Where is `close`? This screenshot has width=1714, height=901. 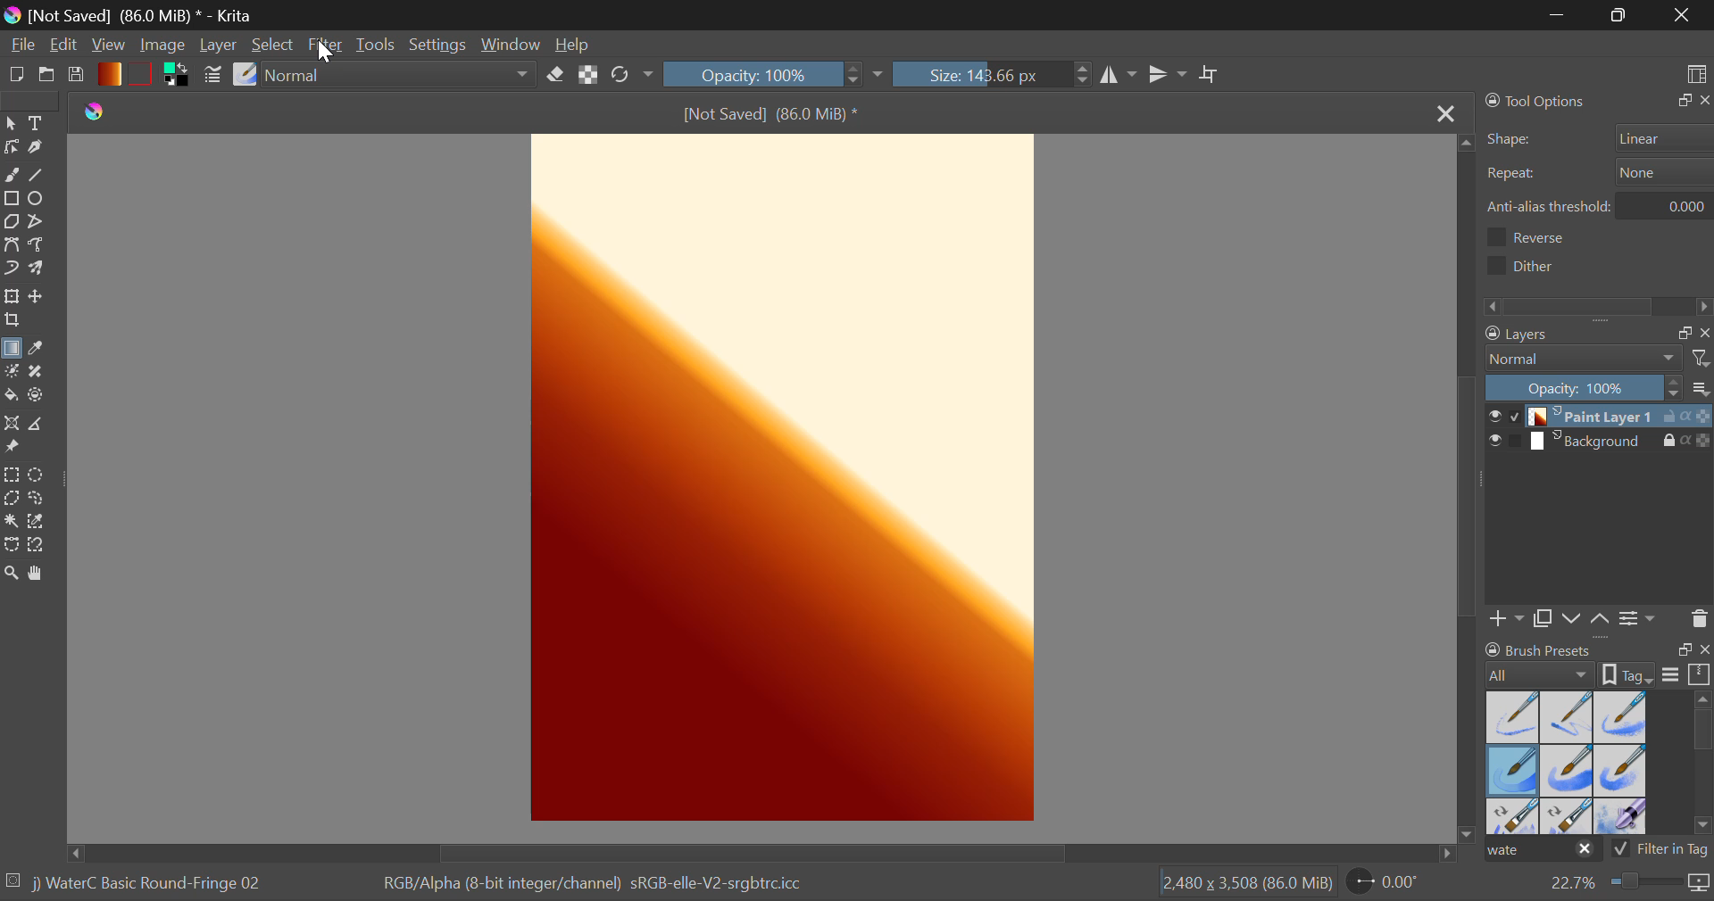
close is located at coordinates (1703, 101).